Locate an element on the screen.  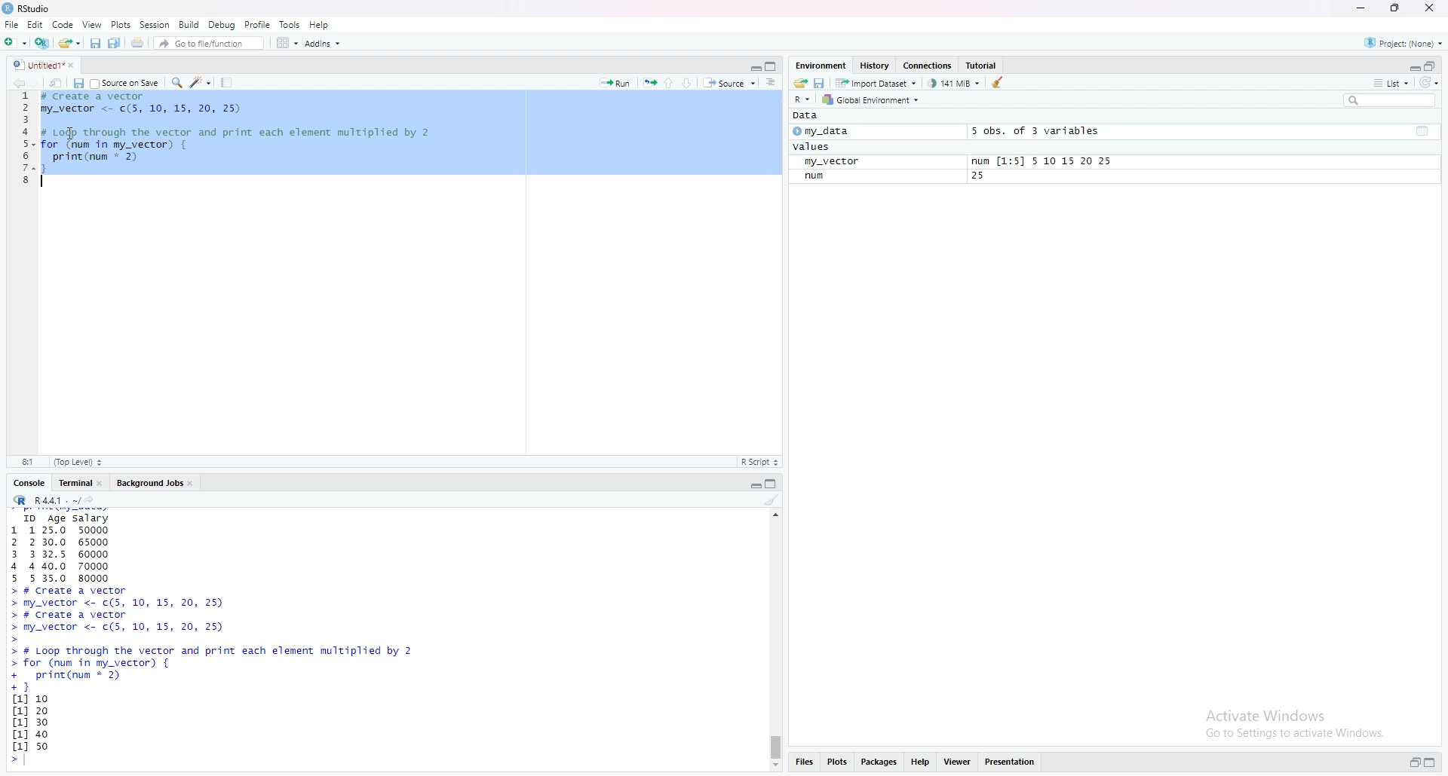
my_vector is located at coordinates (832, 163).